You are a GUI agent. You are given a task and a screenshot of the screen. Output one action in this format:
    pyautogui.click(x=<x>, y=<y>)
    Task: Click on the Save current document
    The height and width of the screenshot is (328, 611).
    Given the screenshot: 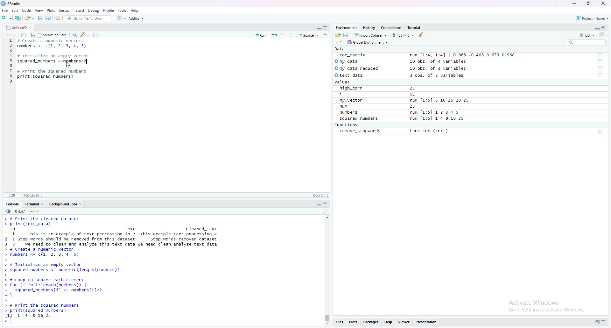 What is the action you would take?
    pyautogui.click(x=40, y=18)
    